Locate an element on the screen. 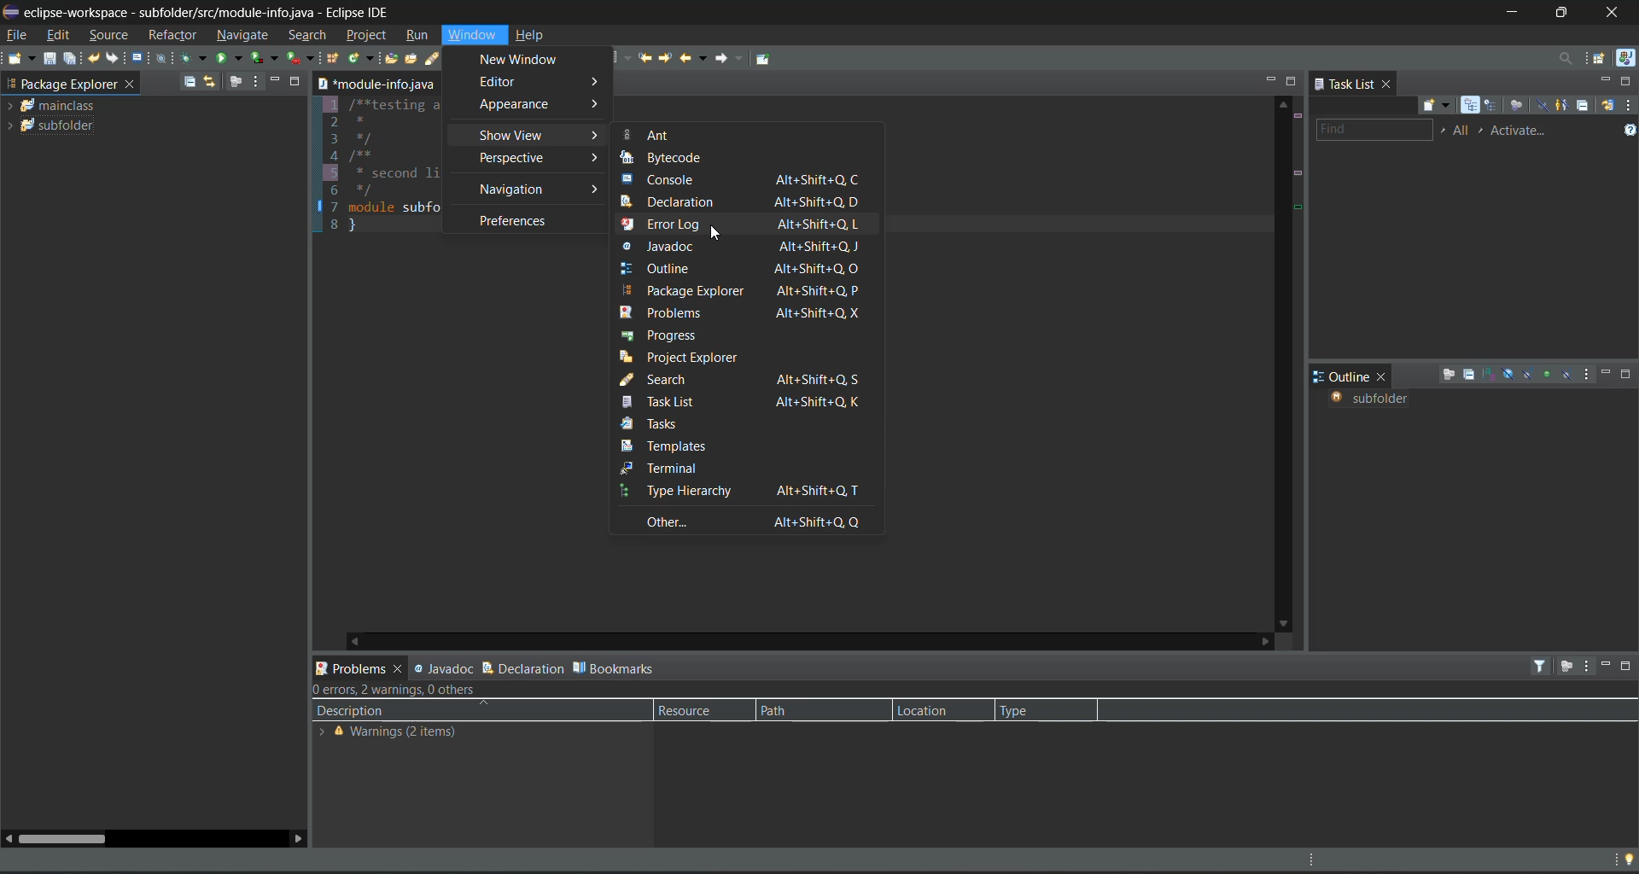 The image size is (1639, 874). perspective is located at coordinates (536, 158).